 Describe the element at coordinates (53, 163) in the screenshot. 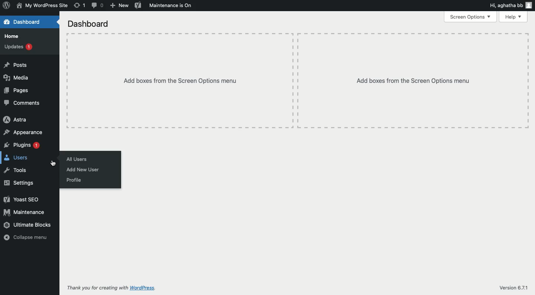

I see `cursor` at that location.